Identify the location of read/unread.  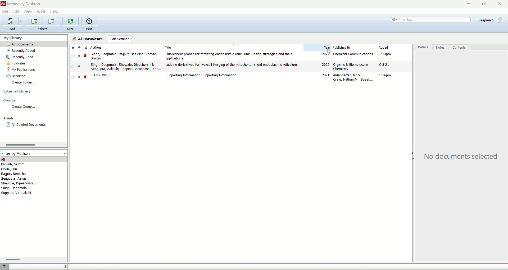
(78, 77).